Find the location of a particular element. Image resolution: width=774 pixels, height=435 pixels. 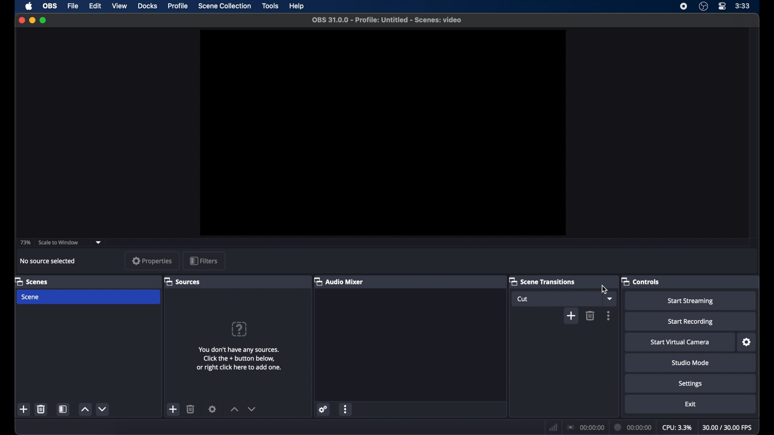

more options is located at coordinates (345, 409).